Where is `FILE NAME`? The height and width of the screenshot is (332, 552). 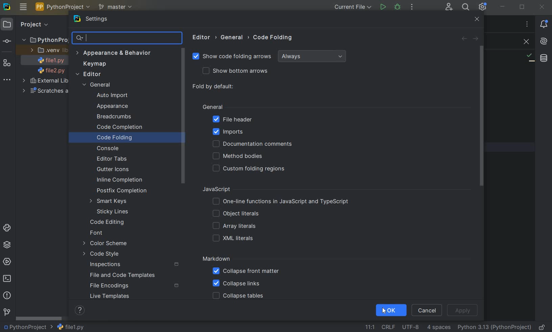
FILE NAME is located at coordinates (70, 327).